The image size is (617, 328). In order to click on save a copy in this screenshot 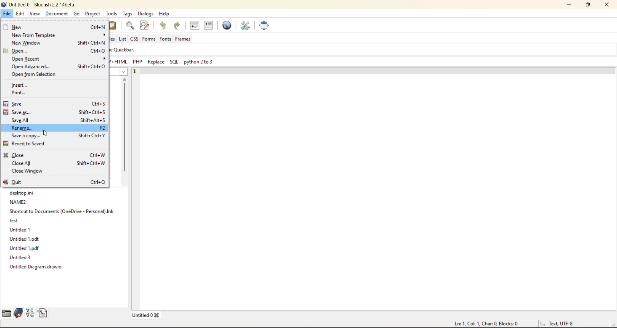, I will do `click(27, 136)`.